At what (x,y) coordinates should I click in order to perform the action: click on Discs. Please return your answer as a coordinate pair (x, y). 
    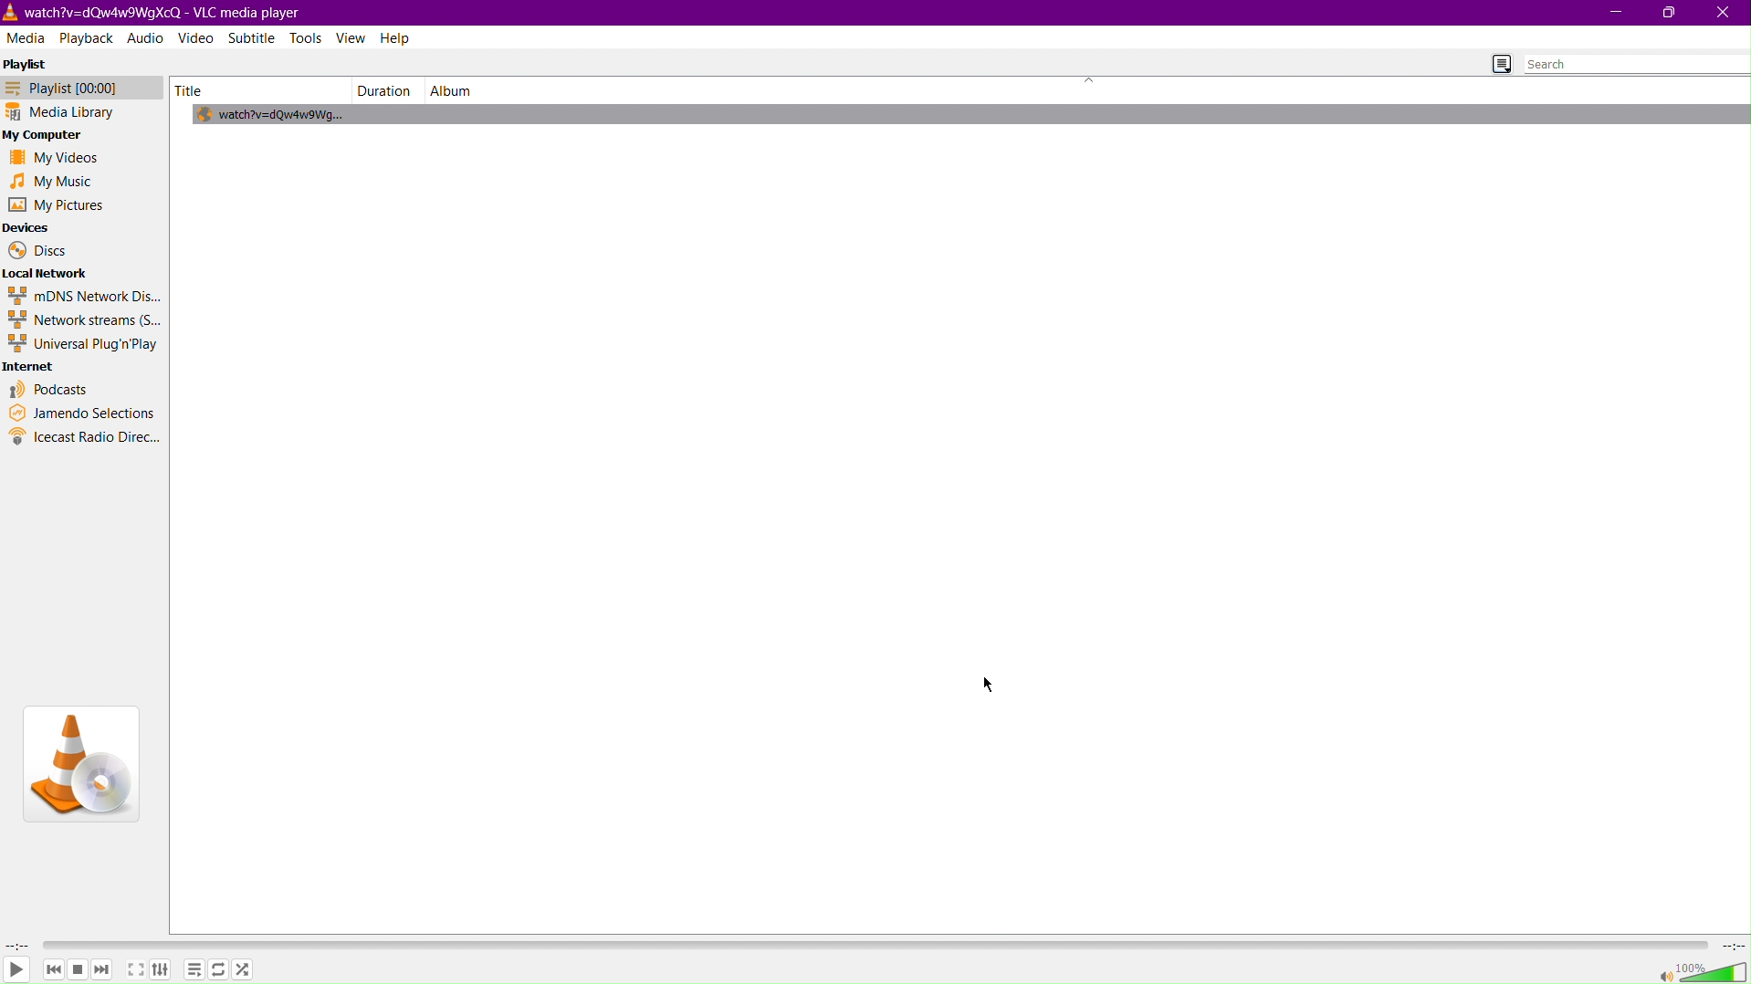
    Looking at the image, I should click on (38, 251).